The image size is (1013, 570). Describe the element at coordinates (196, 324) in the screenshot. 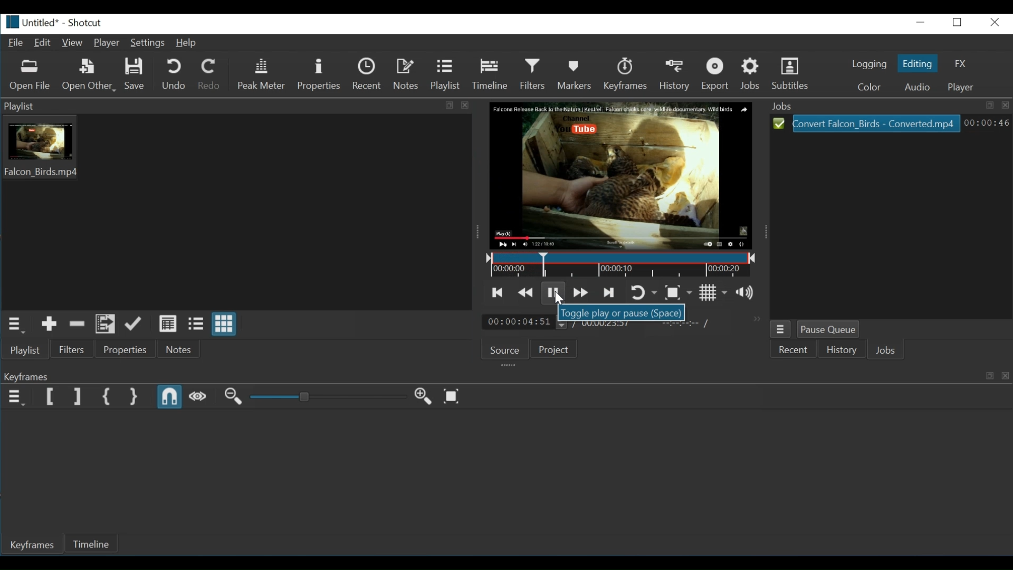

I see `View as files` at that location.